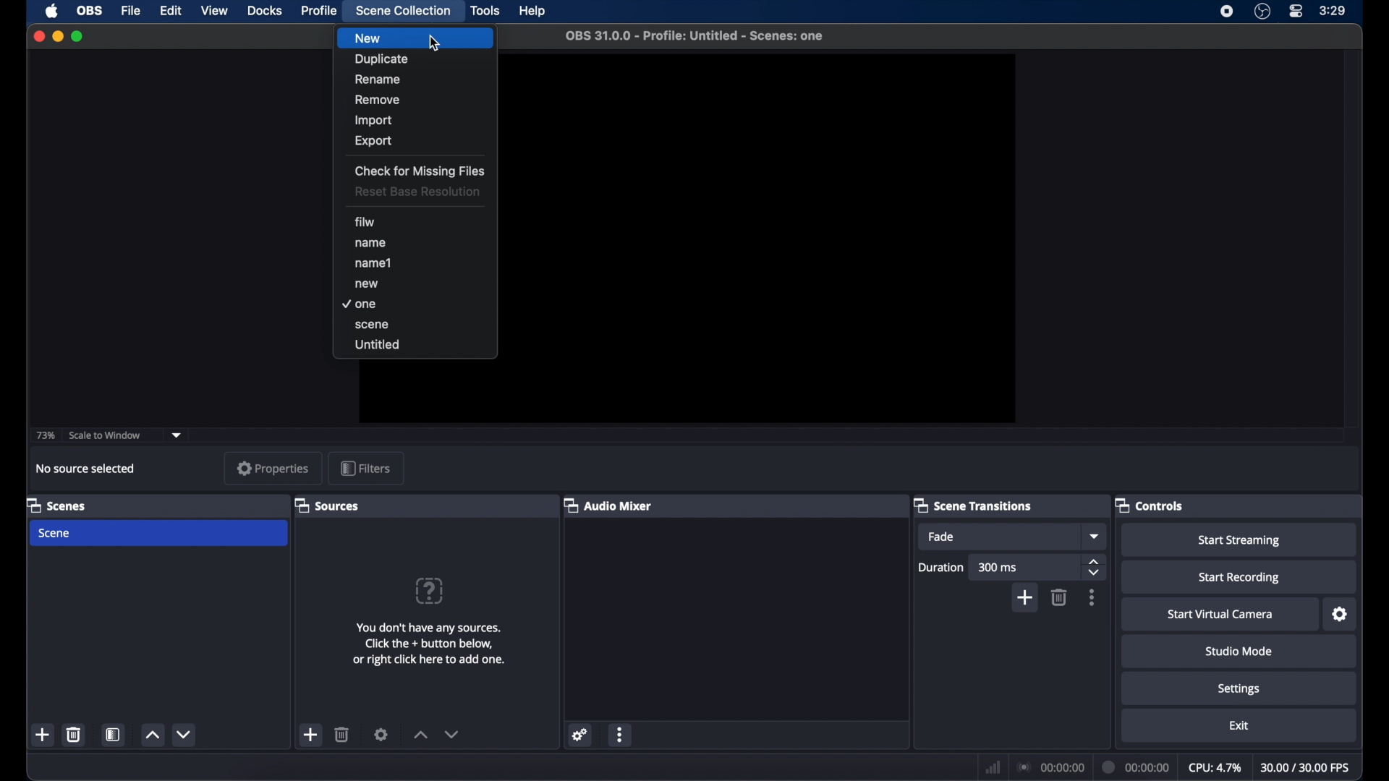 The width and height of the screenshot is (1389, 781). I want to click on start recording, so click(1241, 578).